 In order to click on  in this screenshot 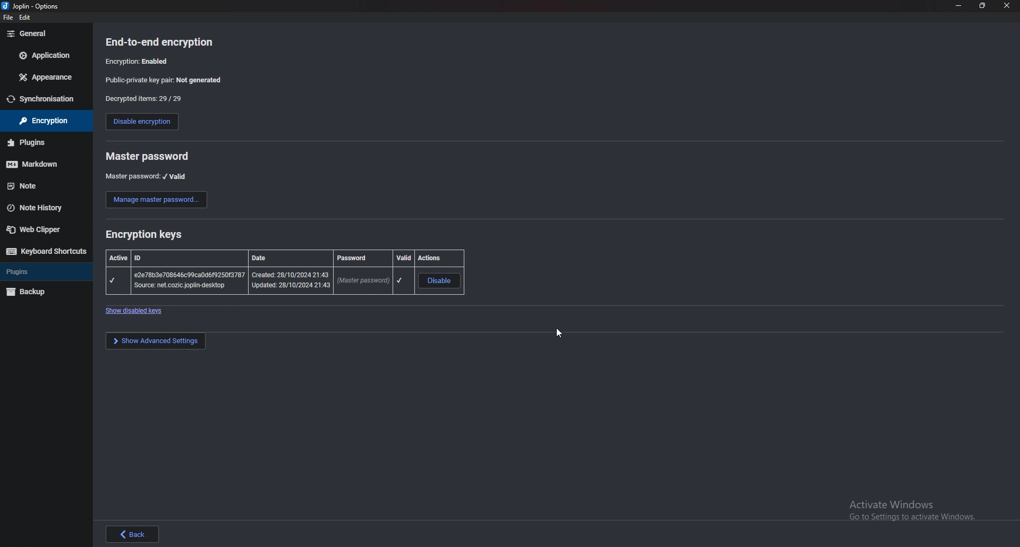, I will do `click(30, 293)`.